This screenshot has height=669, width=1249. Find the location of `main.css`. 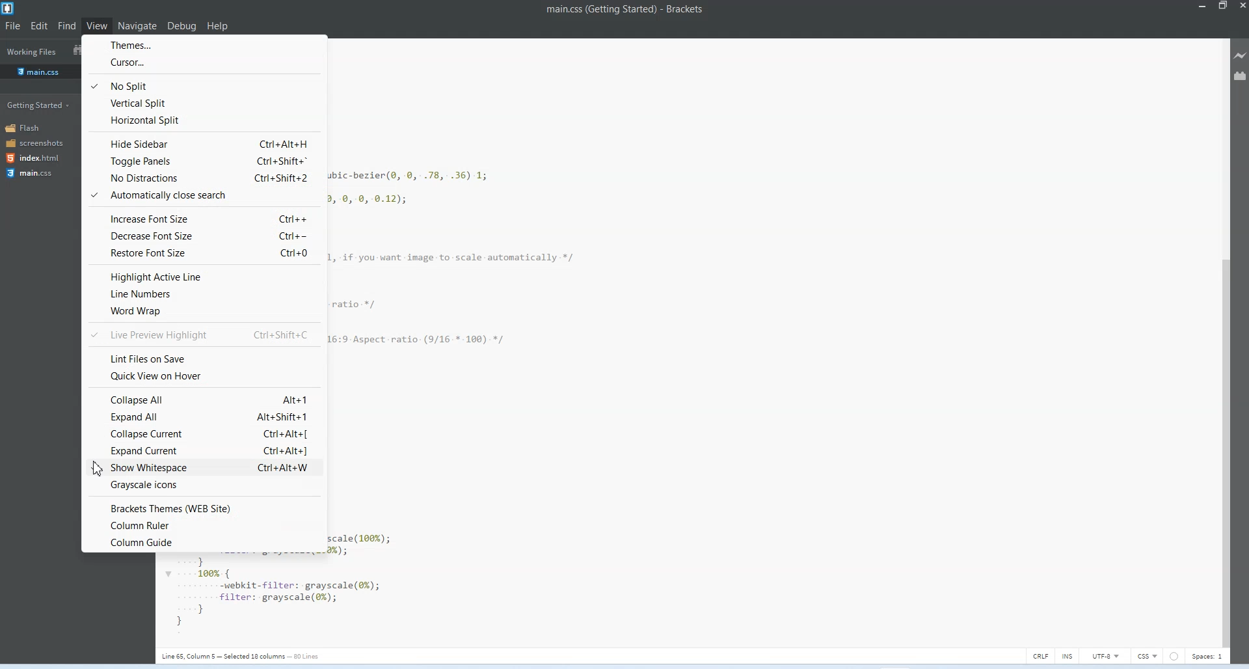

main.css is located at coordinates (38, 71).